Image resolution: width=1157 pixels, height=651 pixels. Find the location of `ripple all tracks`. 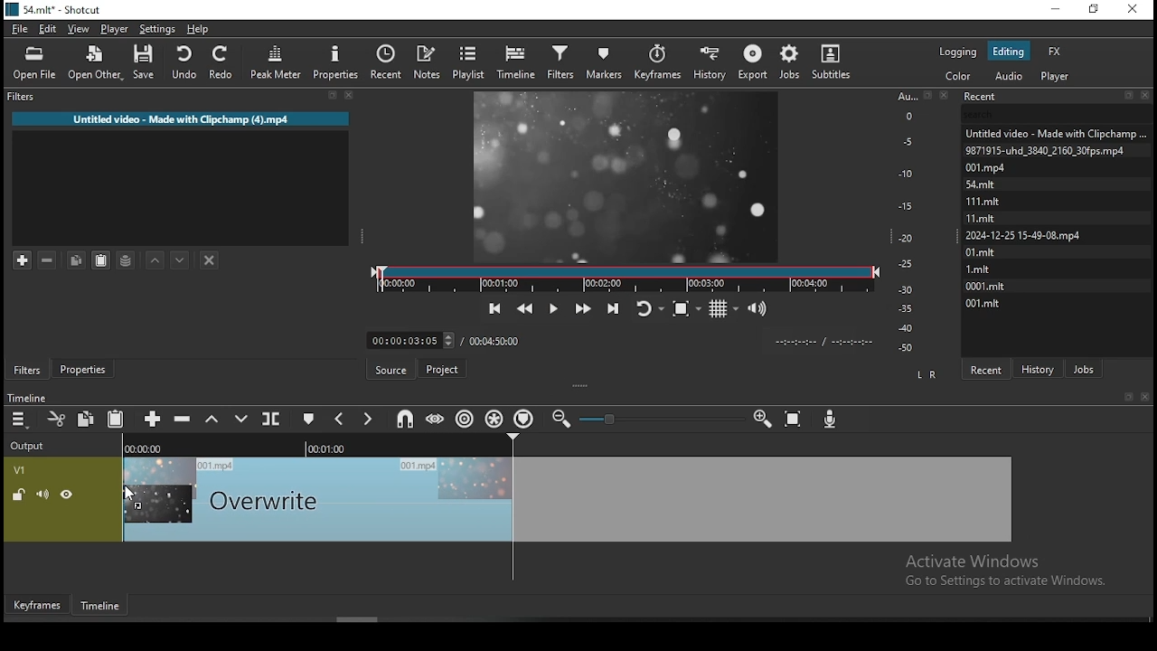

ripple all tracks is located at coordinates (493, 416).